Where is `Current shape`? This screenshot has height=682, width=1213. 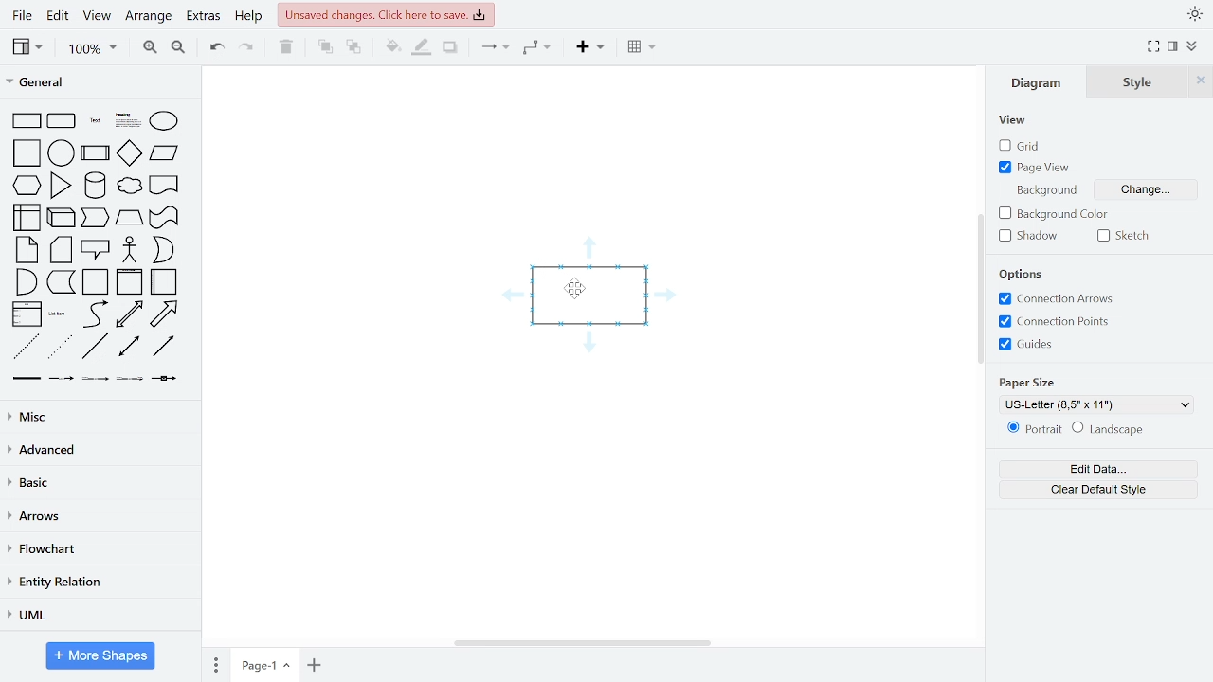
Current shape is located at coordinates (591, 296).